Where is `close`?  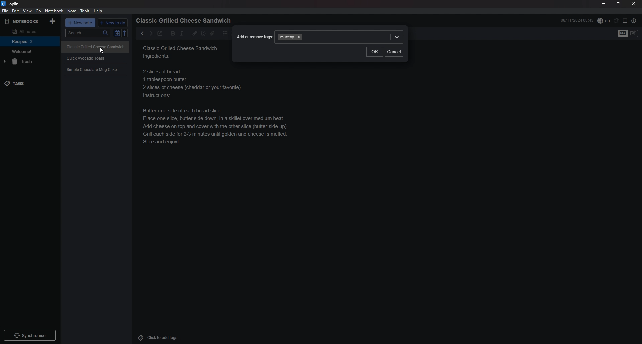 close is located at coordinates (634, 3).